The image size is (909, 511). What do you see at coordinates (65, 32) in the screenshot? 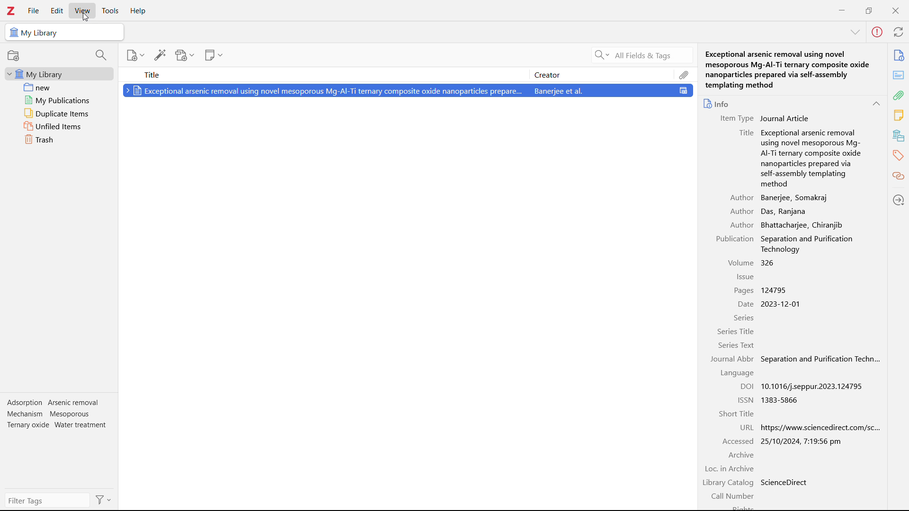
I see `My Library` at bounding box center [65, 32].